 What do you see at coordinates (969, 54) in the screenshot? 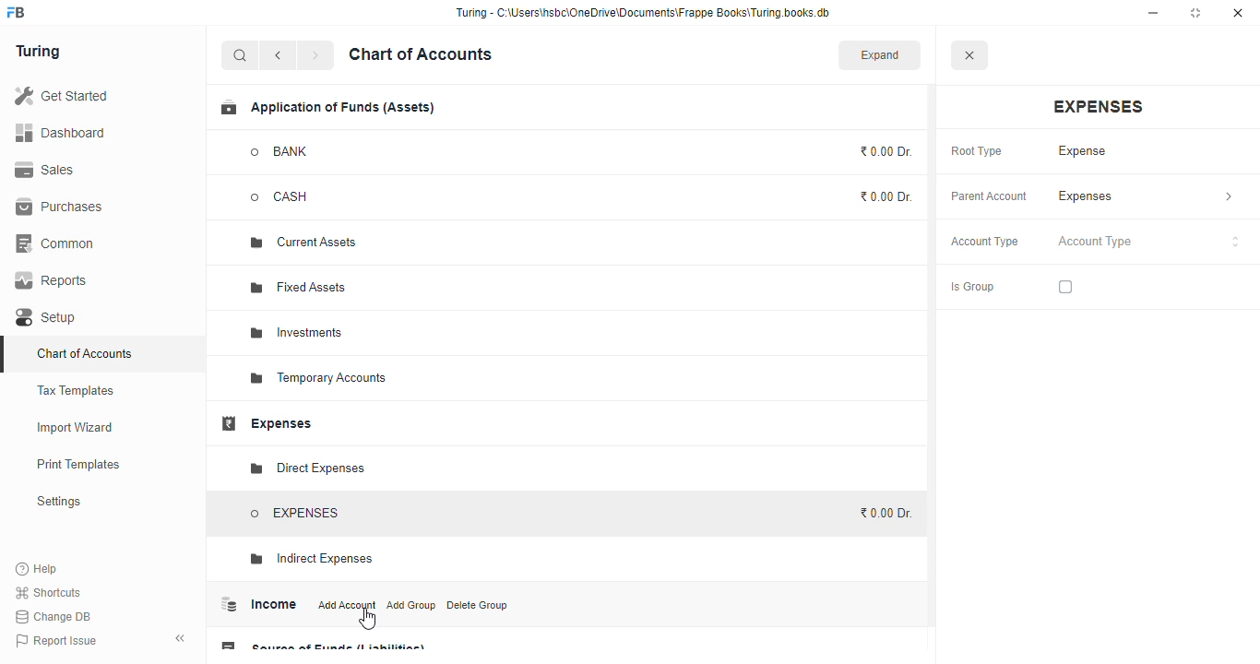
I see `close` at bounding box center [969, 54].